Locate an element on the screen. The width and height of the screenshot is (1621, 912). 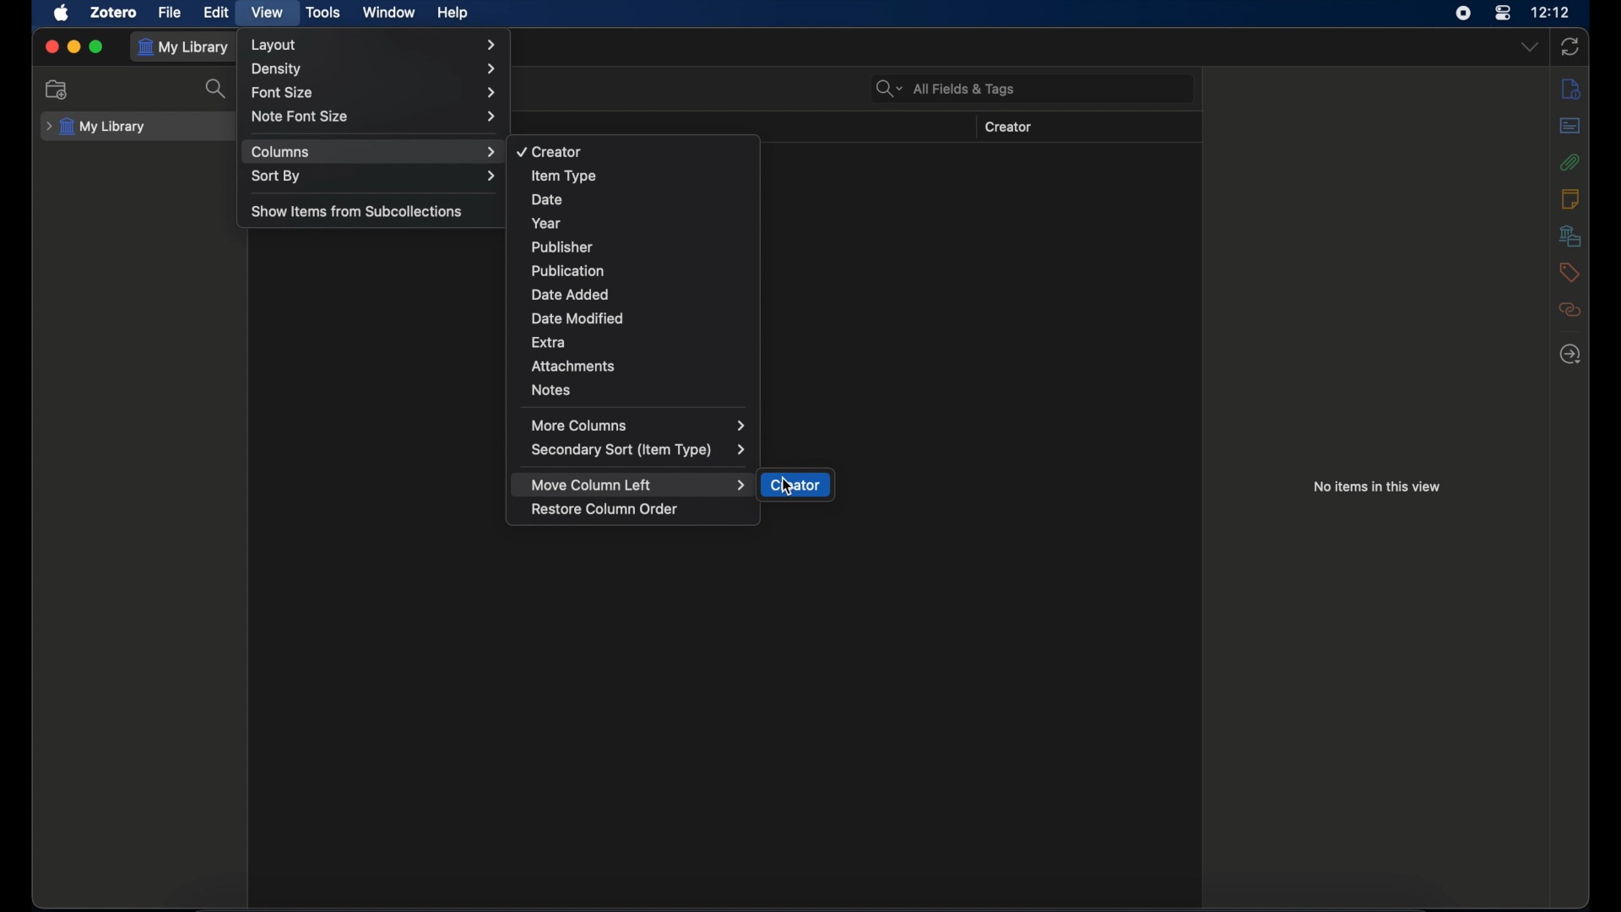
locate is located at coordinates (1571, 354).